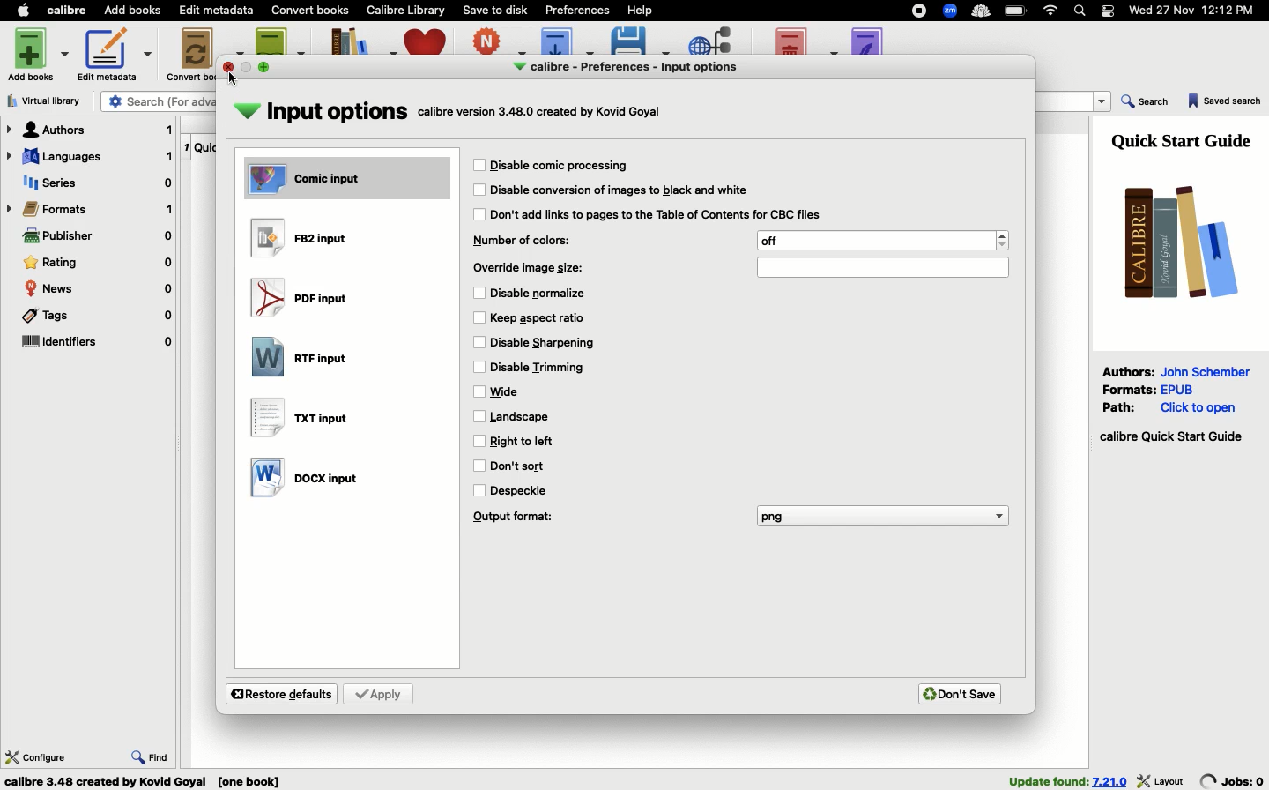  Describe the element at coordinates (620, 190) in the screenshot. I see `Disable` at that location.